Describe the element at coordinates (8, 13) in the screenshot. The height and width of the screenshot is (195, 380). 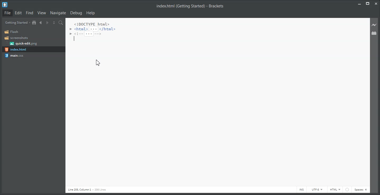
I see `File` at that location.